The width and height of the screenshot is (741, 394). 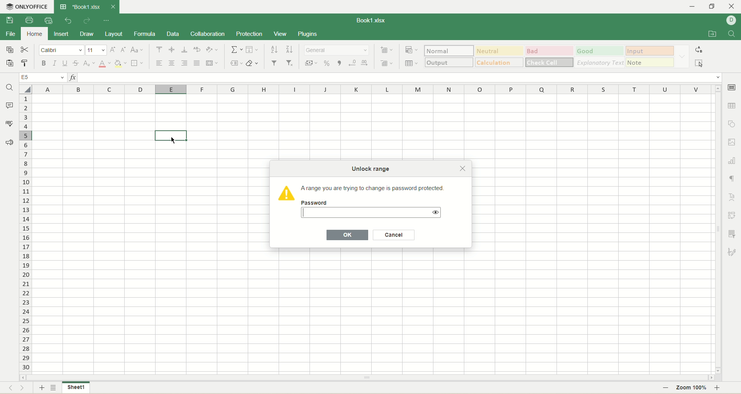 I want to click on column name, so click(x=375, y=88).